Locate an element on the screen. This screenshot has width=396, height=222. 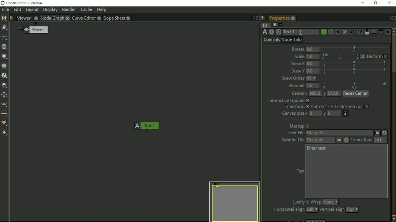
Filter is located at coordinates (4, 66).